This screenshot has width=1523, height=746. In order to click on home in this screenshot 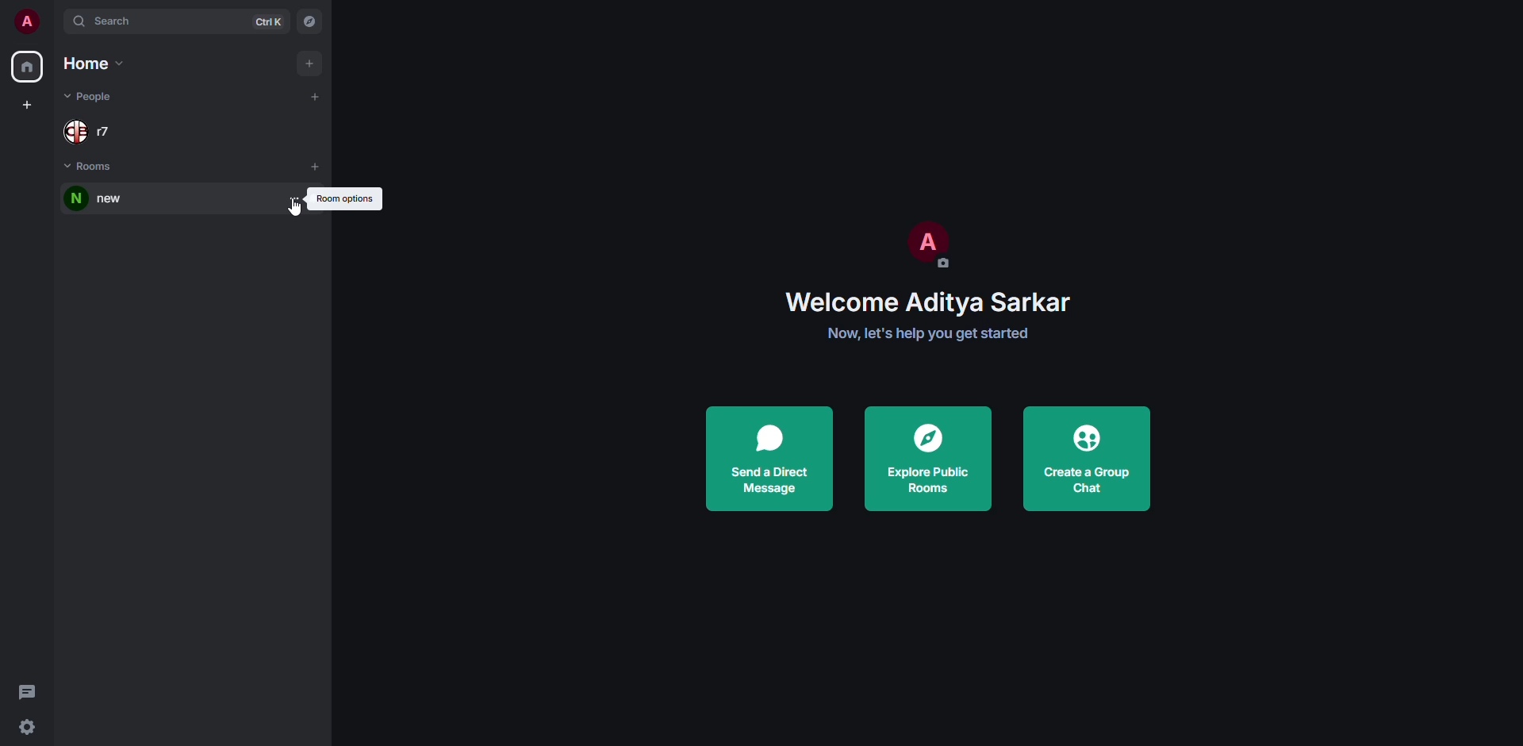, I will do `click(96, 64)`.